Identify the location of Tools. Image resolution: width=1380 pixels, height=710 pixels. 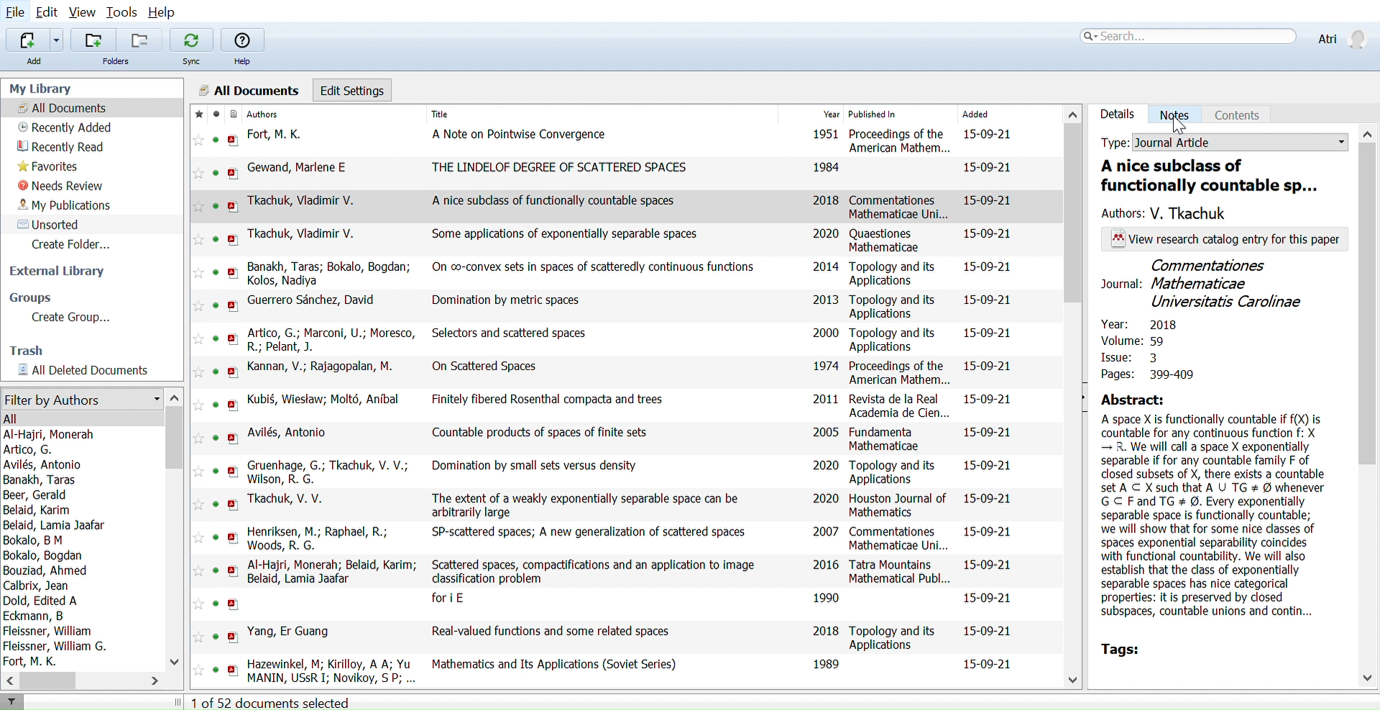
(123, 13).